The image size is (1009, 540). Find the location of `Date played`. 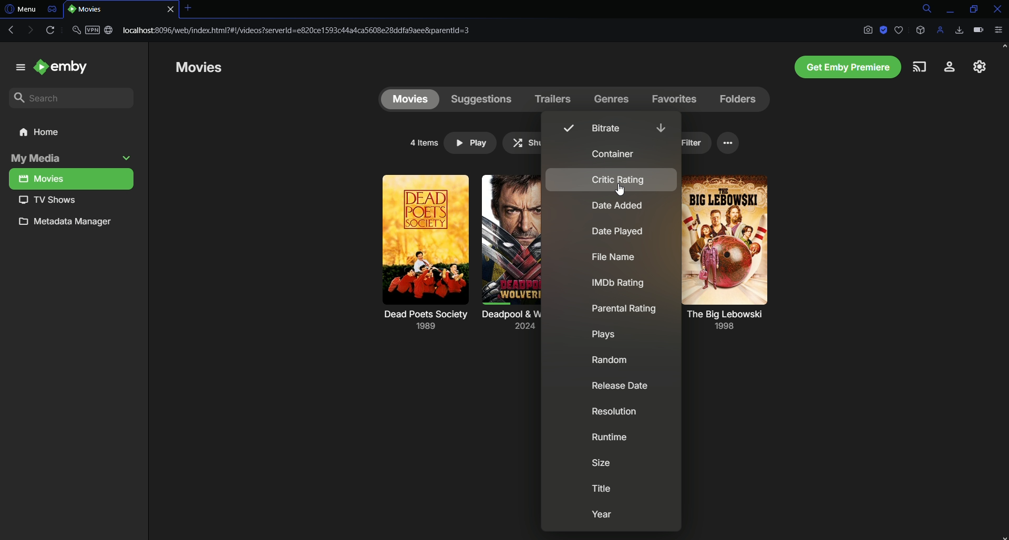

Date played is located at coordinates (618, 234).